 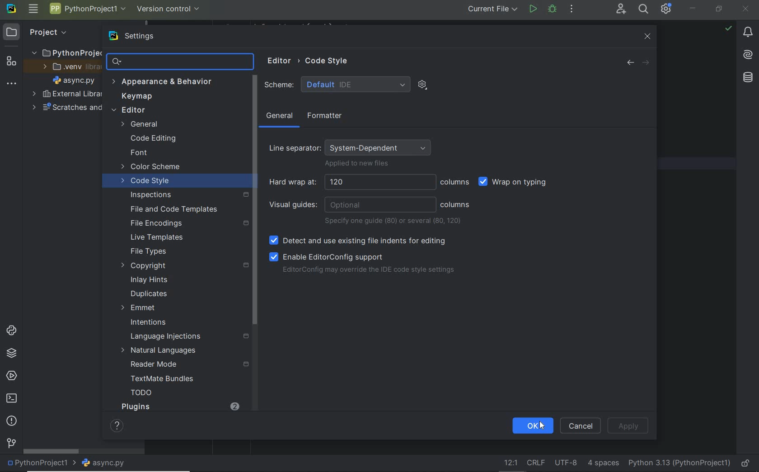 I want to click on Editor, so click(x=277, y=61).